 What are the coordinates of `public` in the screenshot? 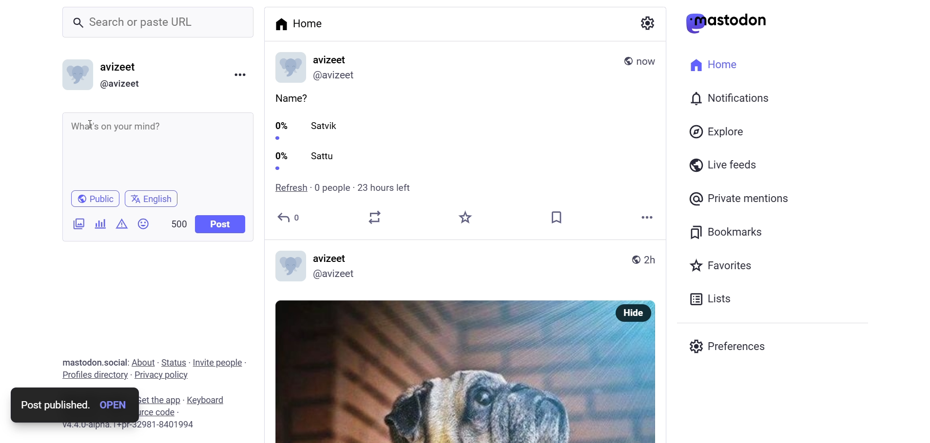 It's located at (637, 260).